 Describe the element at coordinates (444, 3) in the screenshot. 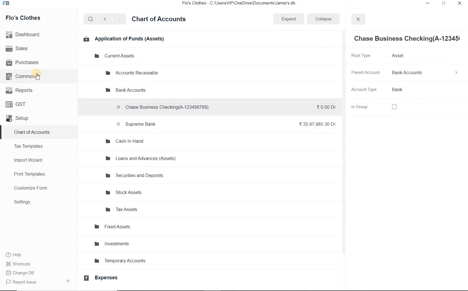

I see `maximize` at that location.